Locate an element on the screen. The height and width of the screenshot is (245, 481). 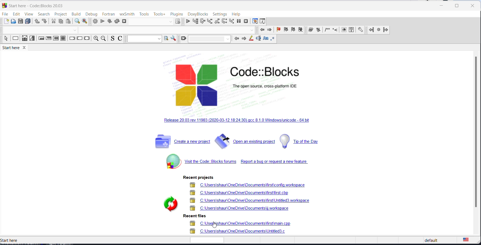
BREAK DEBUGGER is located at coordinates (239, 22).